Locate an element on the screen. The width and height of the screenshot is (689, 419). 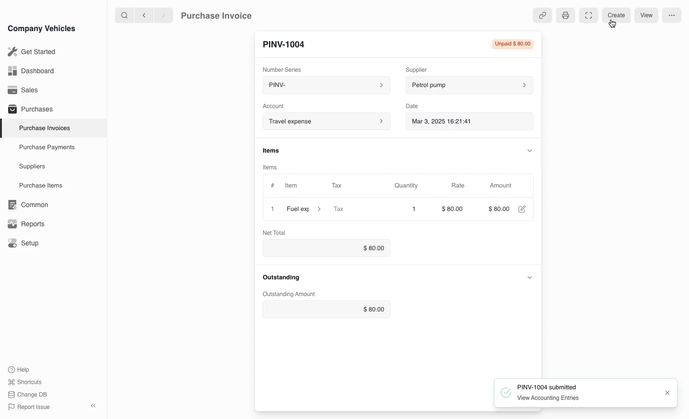
full screen is located at coordinates (588, 15).